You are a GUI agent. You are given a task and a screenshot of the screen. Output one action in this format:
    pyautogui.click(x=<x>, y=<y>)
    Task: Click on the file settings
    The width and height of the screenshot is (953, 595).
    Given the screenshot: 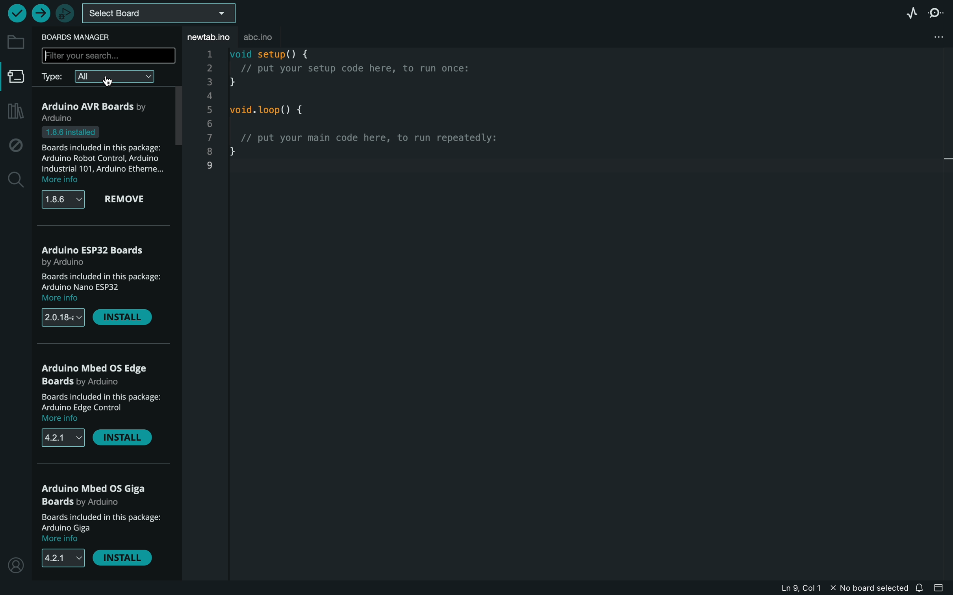 What is the action you would take?
    pyautogui.click(x=927, y=38)
    